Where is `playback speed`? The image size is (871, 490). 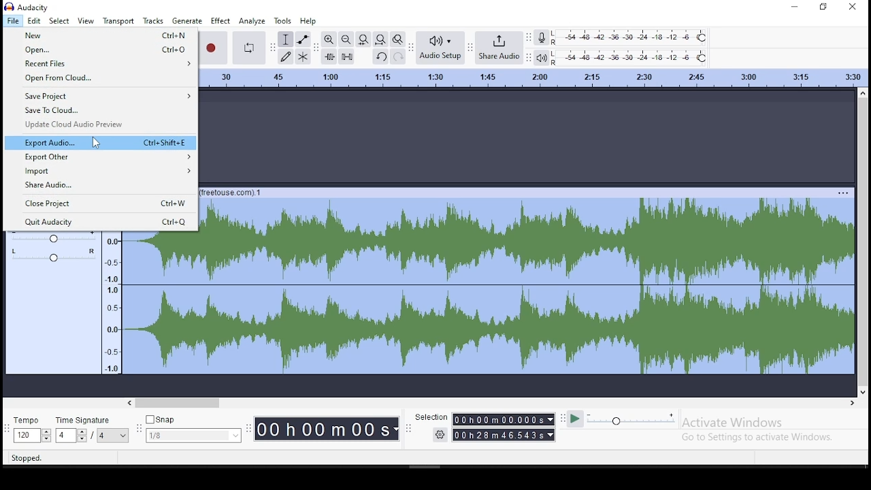
playback speed is located at coordinates (631, 419).